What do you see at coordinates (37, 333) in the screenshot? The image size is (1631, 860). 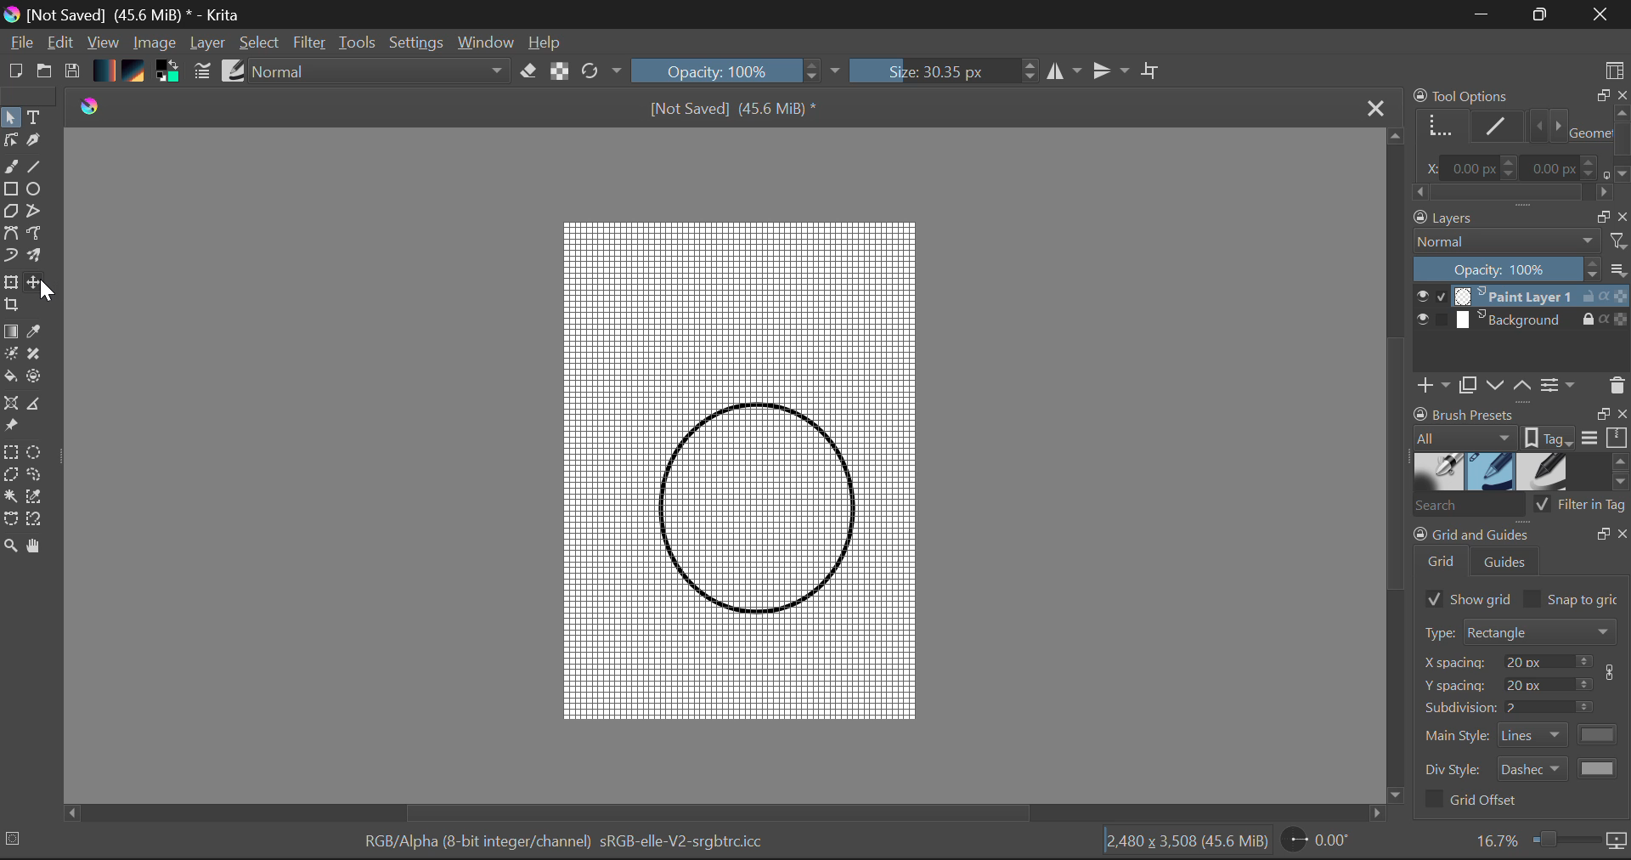 I see `Eyedropper` at bounding box center [37, 333].